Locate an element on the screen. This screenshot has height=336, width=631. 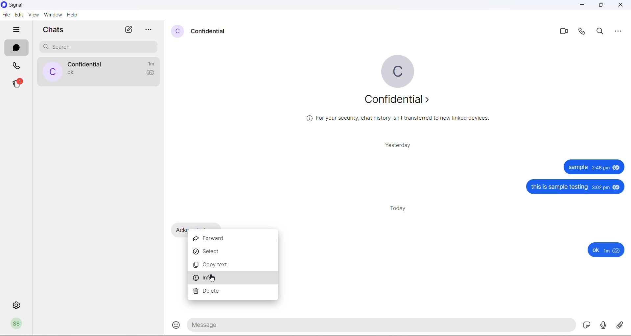
time passed since last message is located at coordinates (151, 63).